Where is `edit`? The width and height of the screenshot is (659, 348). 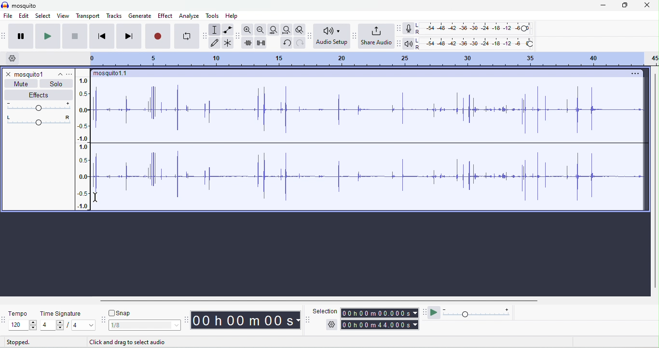 edit is located at coordinates (24, 16).